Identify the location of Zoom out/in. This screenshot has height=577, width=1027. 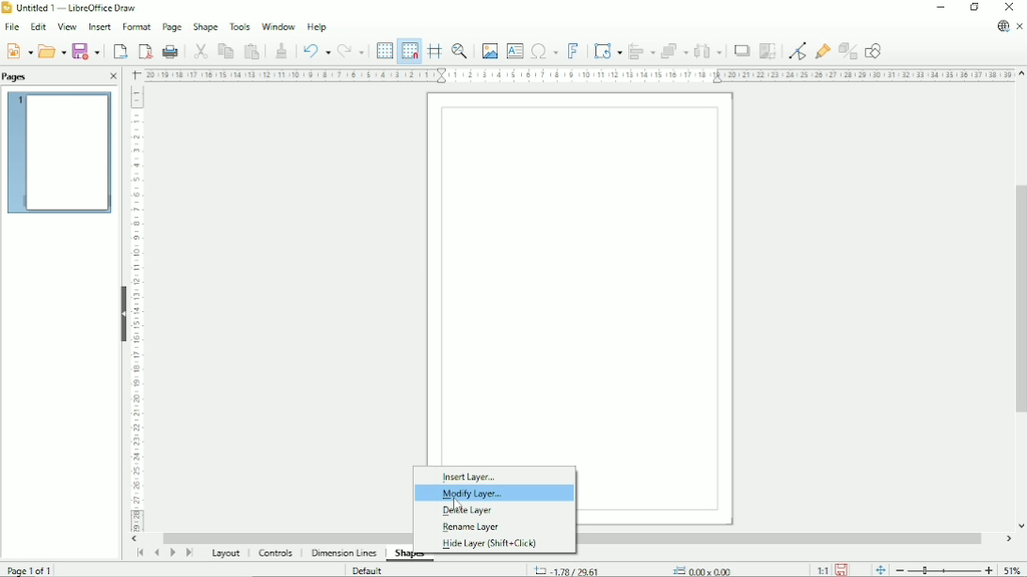
(944, 570).